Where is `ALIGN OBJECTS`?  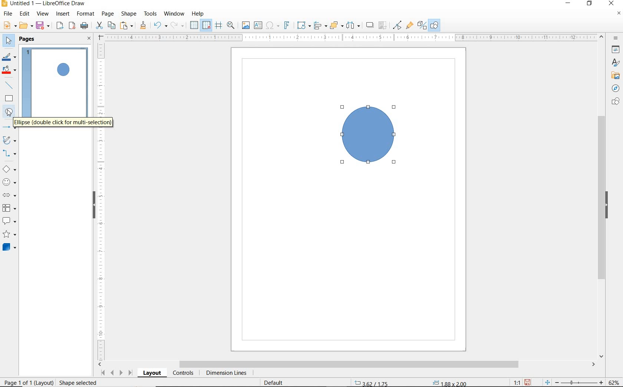 ALIGN OBJECTS is located at coordinates (320, 26).